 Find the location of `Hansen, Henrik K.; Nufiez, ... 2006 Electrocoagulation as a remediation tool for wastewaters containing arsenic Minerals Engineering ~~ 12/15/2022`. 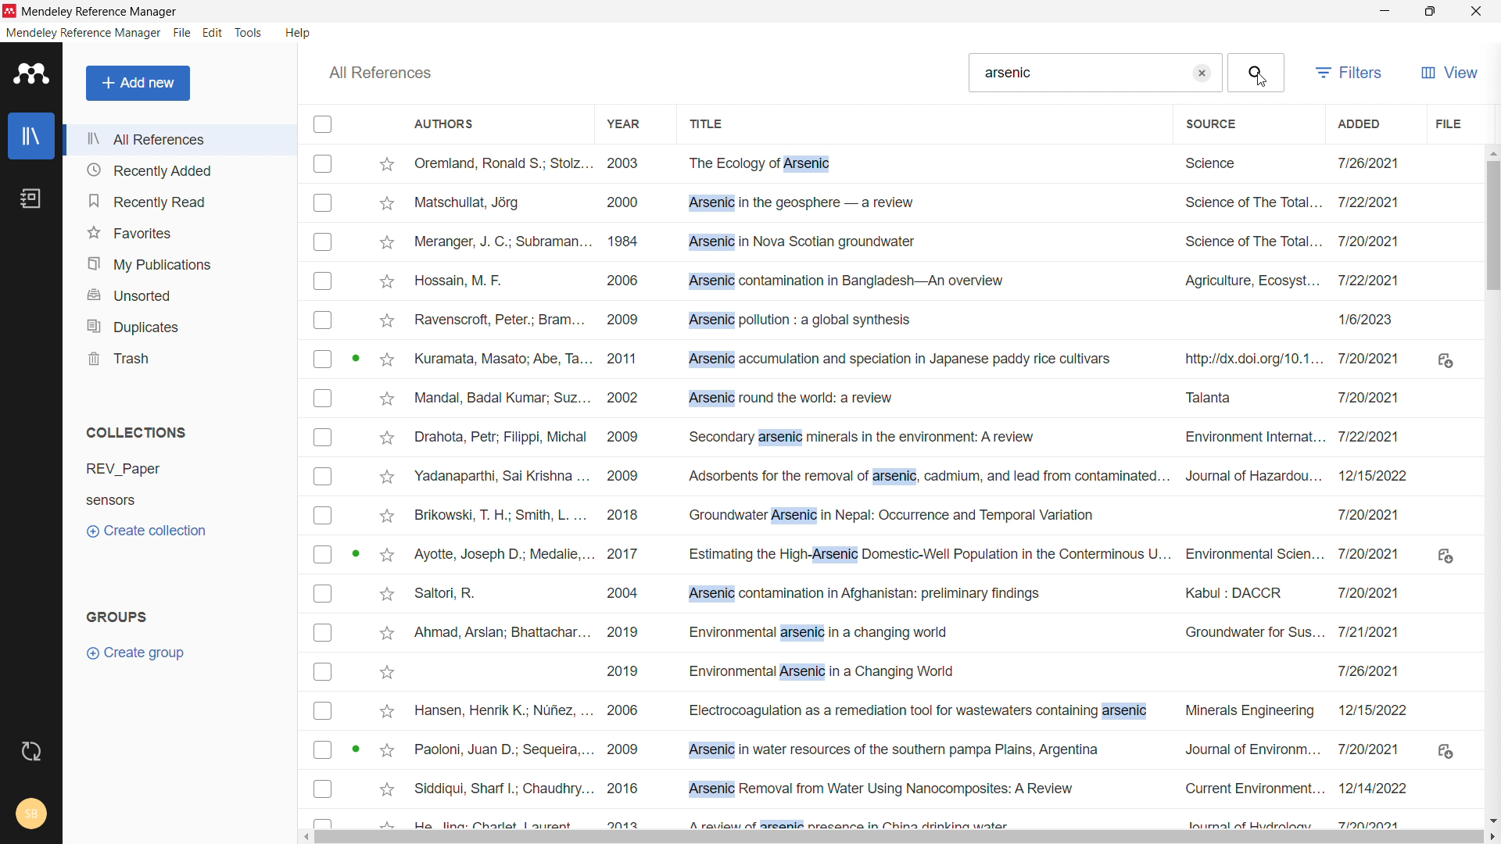

Hansen, Henrik K.; Nufiez, ... 2006 Electrocoagulation as a remediation tool for wastewaters containing arsenic Minerals Engineering ~~ 12/15/2022 is located at coordinates (912, 709).